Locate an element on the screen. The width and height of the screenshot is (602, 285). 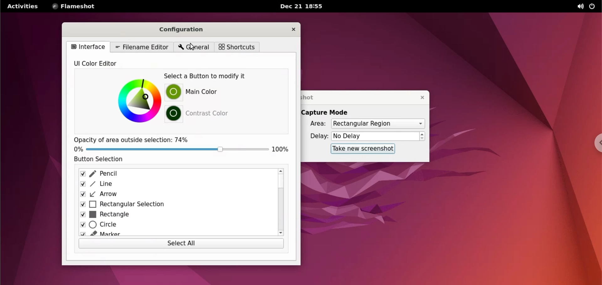
shortcuts is located at coordinates (236, 47).